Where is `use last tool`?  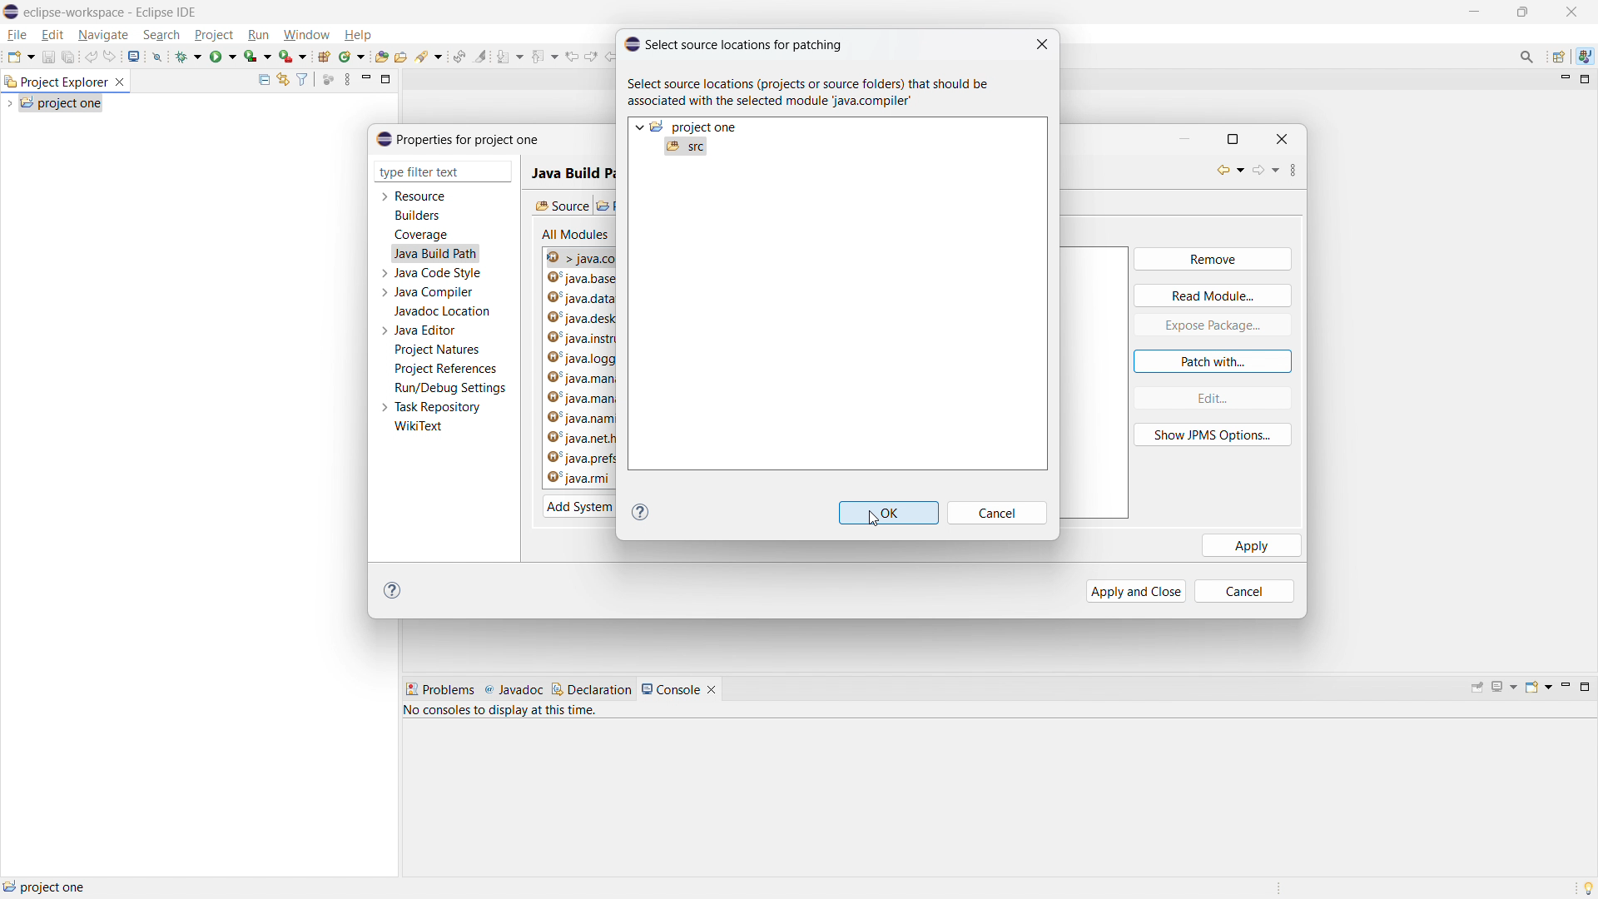
use last tool is located at coordinates (292, 57).